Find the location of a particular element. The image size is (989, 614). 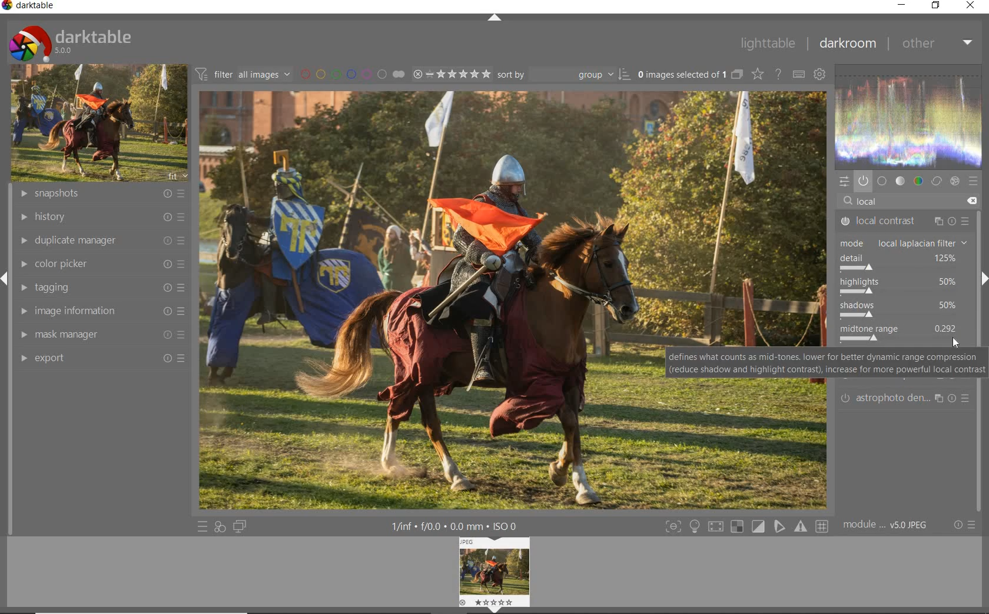

tagging is located at coordinates (100, 288).